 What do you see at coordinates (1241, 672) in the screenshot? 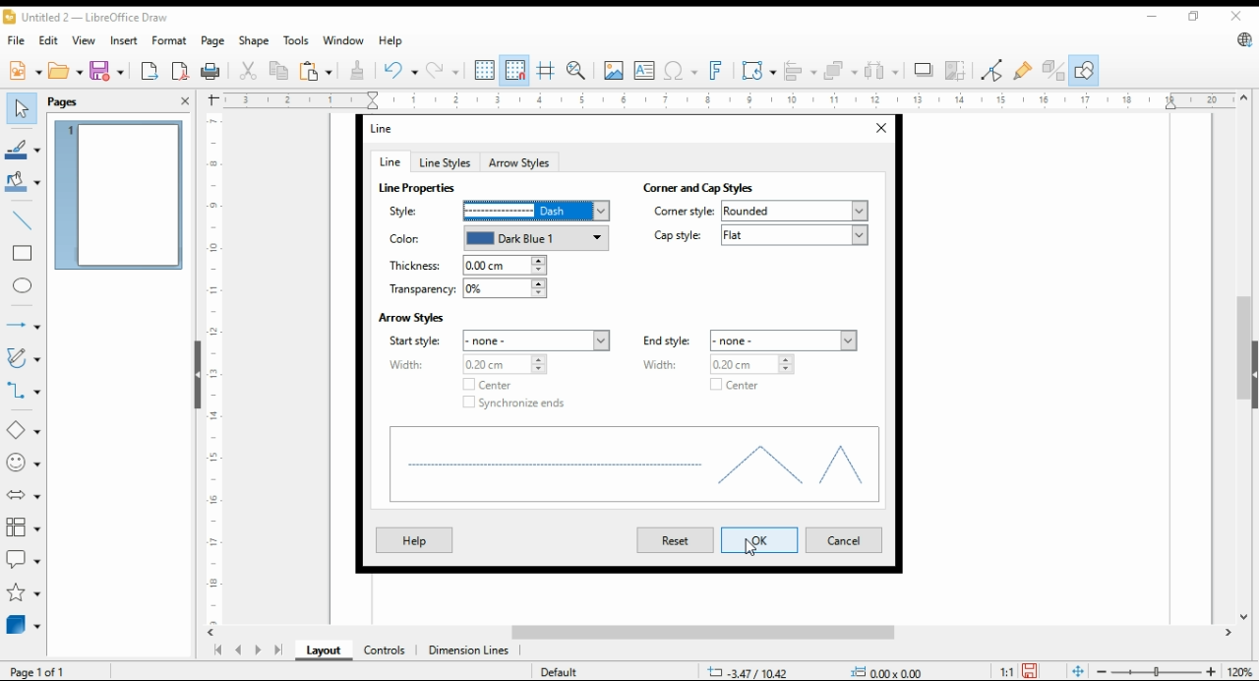
I see `zoom factor` at bounding box center [1241, 672].